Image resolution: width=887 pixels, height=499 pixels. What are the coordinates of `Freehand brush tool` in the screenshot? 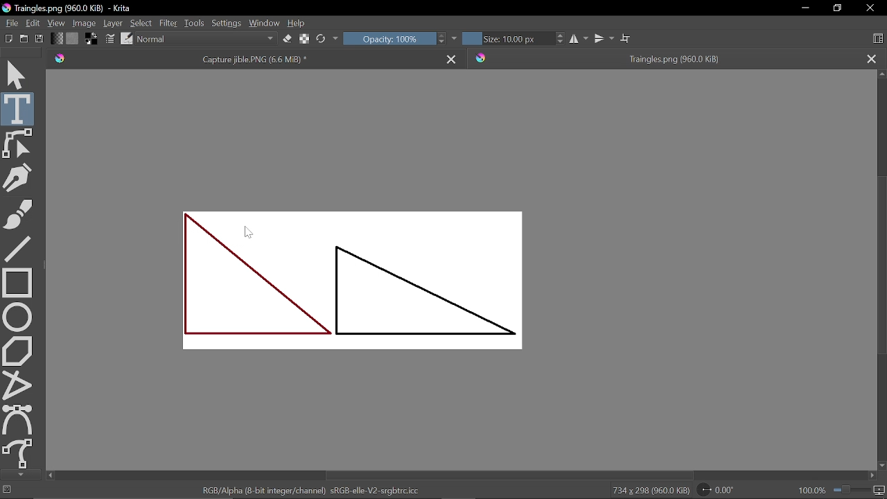 It's located at (18, 212).